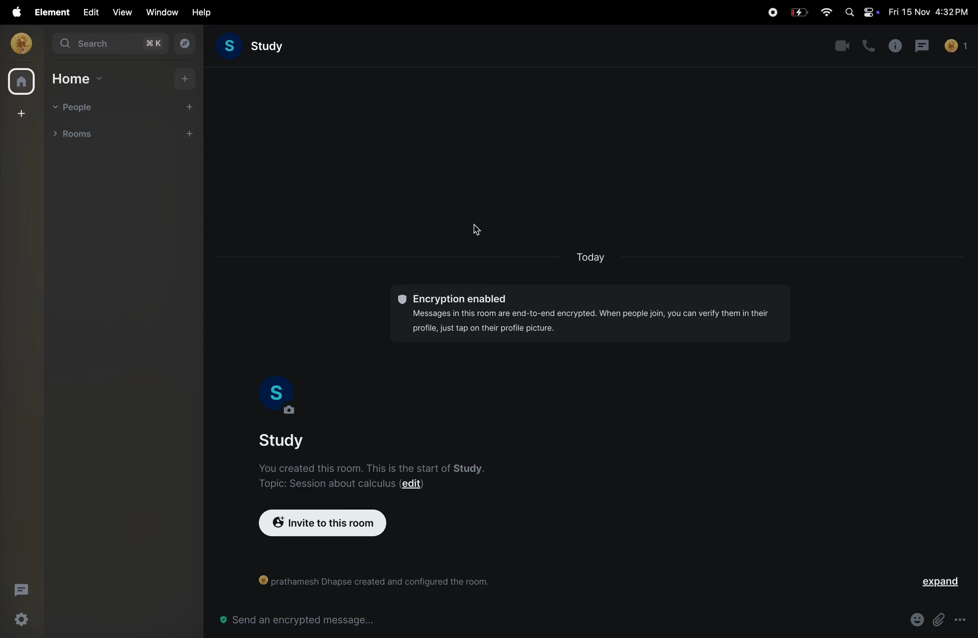 This screenshot has width=978, height=638. What do you see at coordinates (20, 114) in the screenshot?
I see `create room` at bounding box center [20, 114].